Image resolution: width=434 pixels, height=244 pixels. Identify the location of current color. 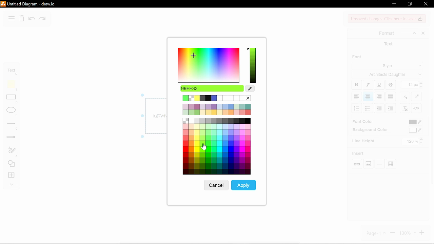
(218, 99).